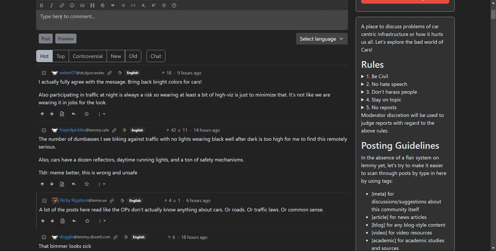 This screenshot has width=496, height=251. What do you see at coordinates (184, 129) in the screenshot?
I see `Downvote 11` at bounding box center [184, 129].